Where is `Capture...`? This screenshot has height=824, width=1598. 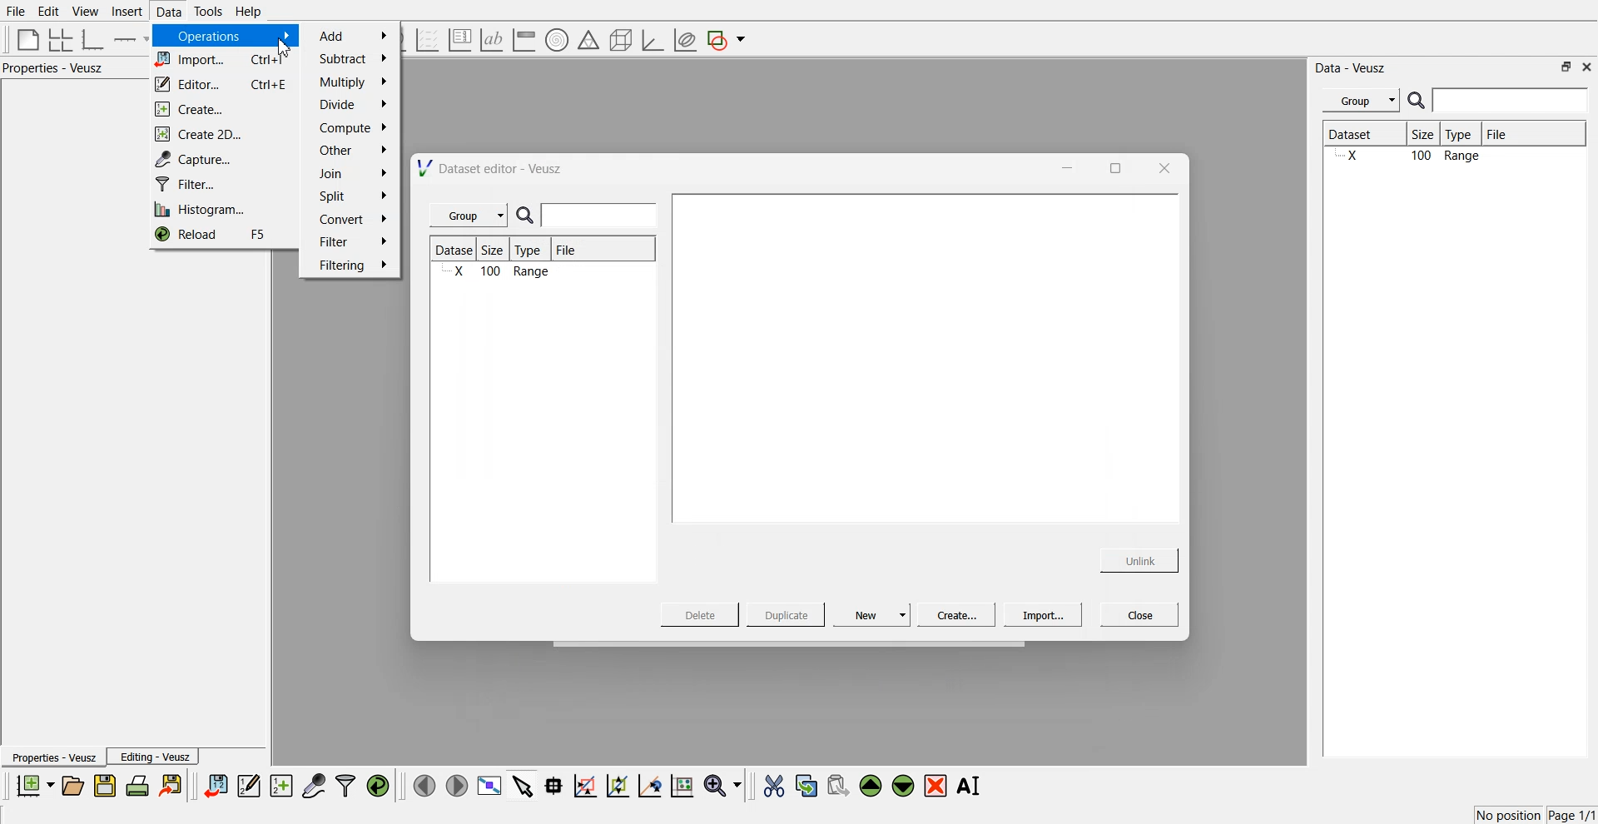
Capture... is located at coordinates (226, 159).